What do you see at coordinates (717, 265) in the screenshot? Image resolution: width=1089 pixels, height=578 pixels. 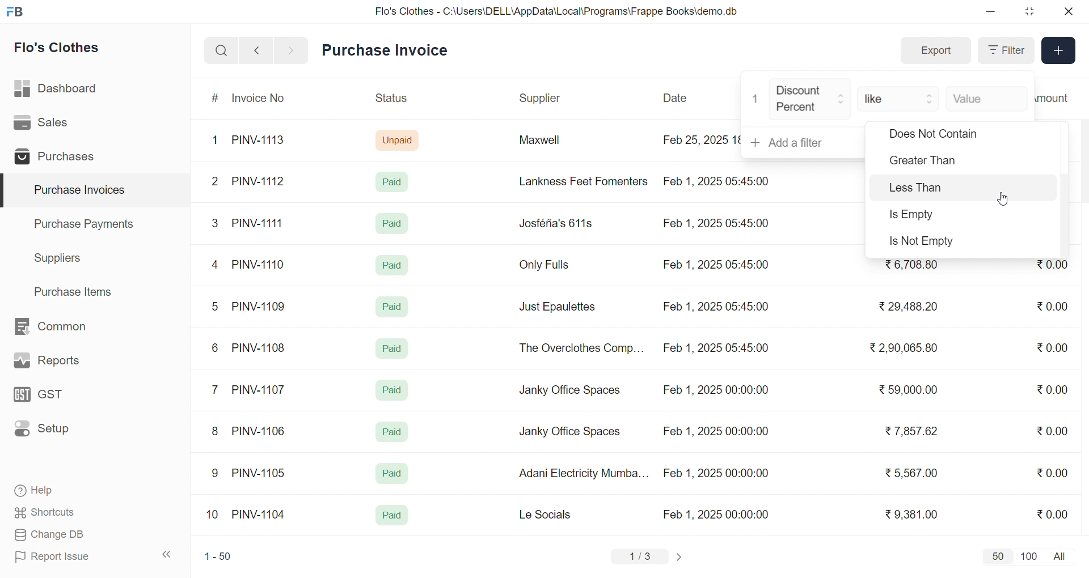 I see `Feb 1, 2025 05:45:00` at bounding box center [717, 265].